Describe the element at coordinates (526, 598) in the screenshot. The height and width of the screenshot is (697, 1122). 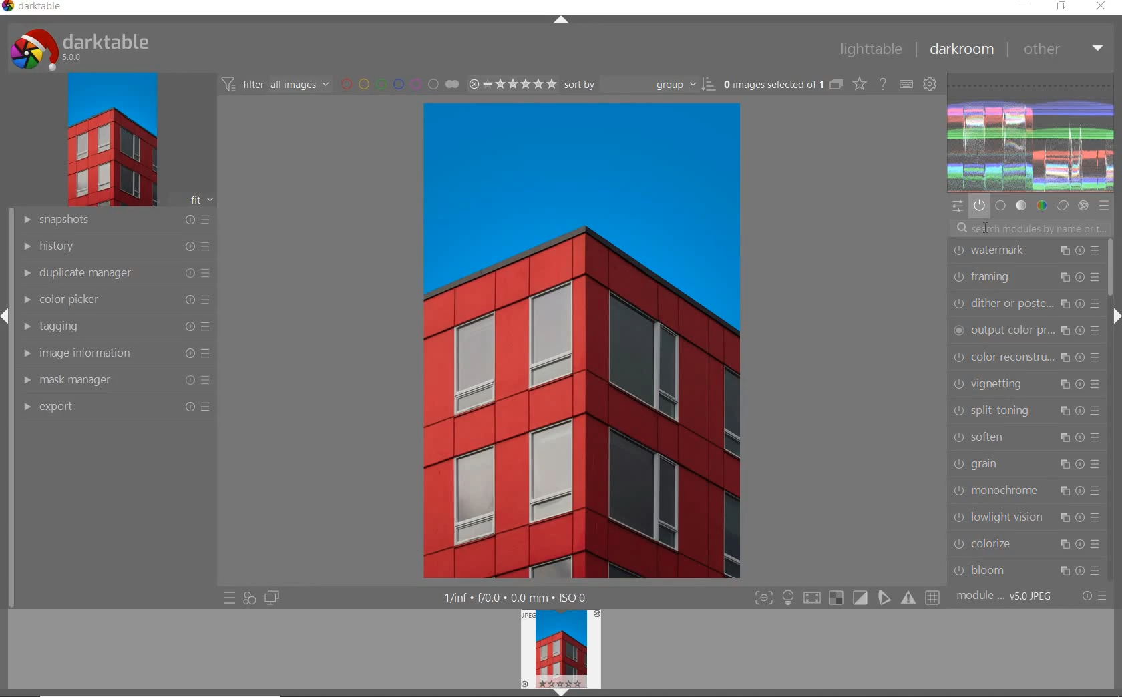
I see `other interface detail` at that location.